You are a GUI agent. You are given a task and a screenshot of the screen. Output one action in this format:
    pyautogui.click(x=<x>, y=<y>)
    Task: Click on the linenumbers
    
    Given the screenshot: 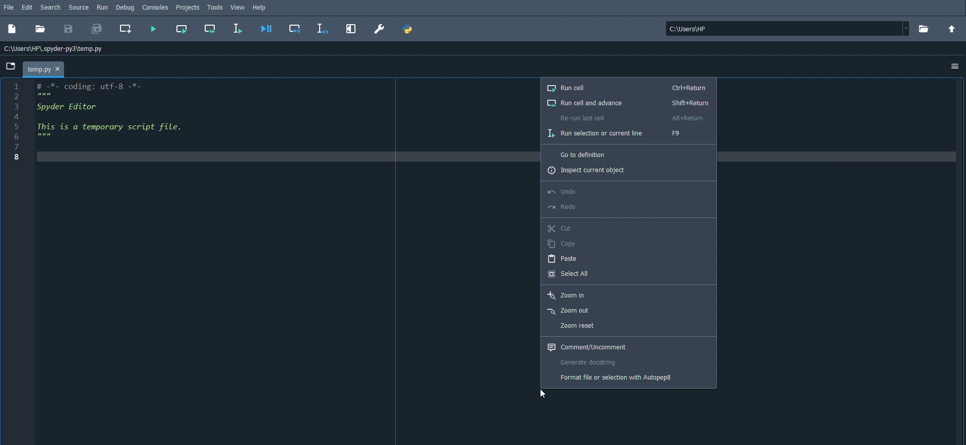 What is the action you would take?
    pyautogui.click(x=17, y=123)
    